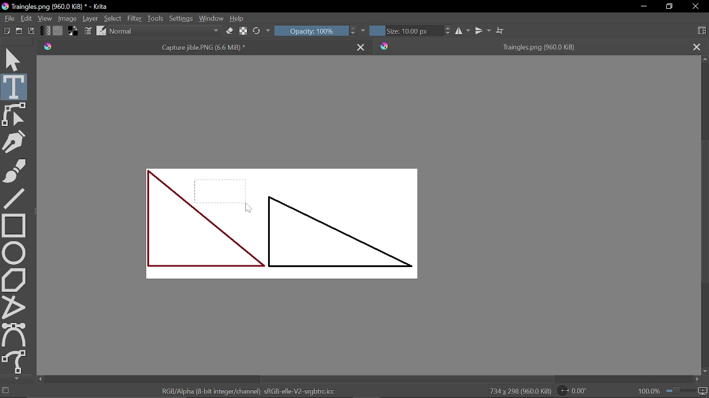  I want to click on Move down, so click(705, 371).